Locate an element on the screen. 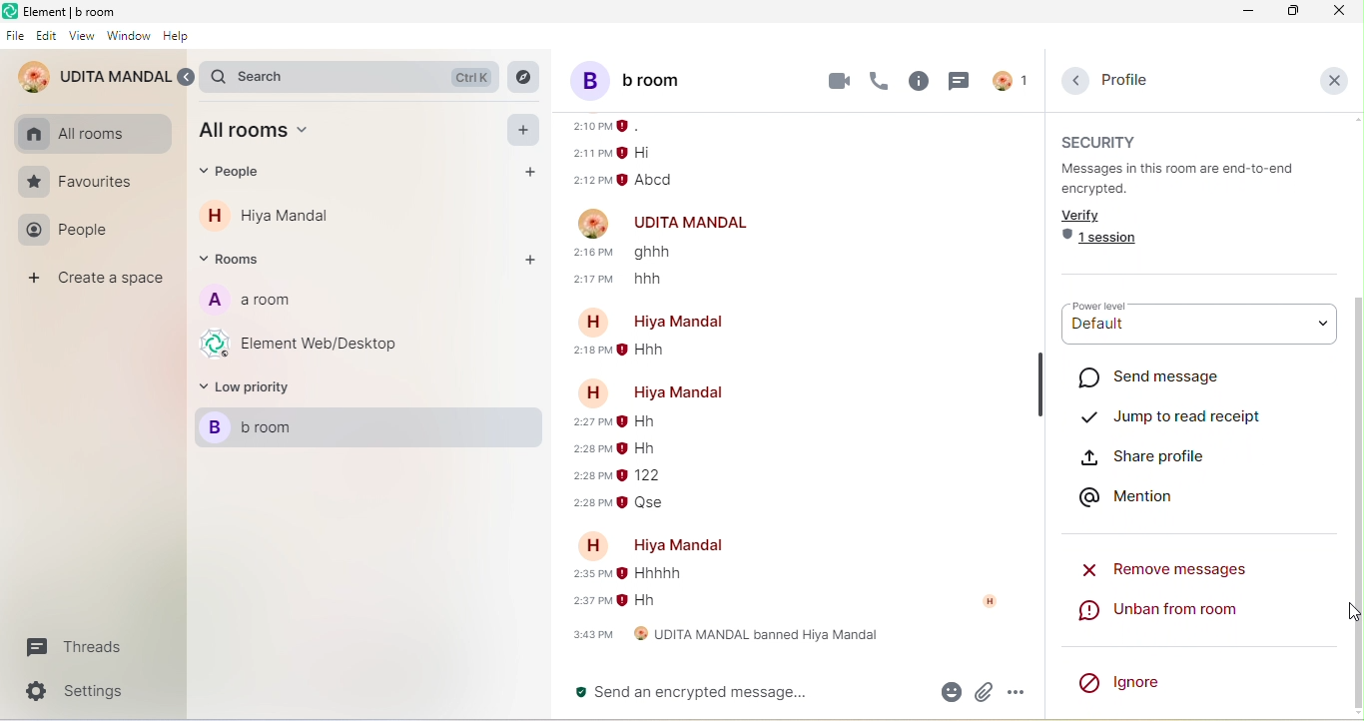 The width and height of the screenshot is (1364, 721). add people is located at coordinates (525, 172).